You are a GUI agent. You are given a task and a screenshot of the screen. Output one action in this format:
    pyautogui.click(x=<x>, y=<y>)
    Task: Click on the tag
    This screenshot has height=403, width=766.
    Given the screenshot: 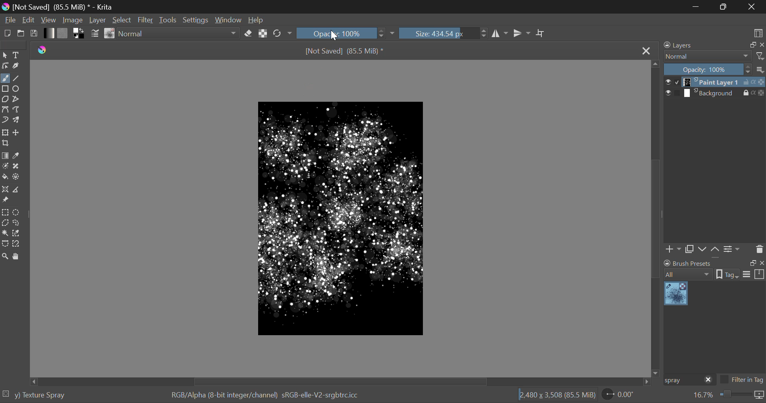 What is the action you would take?
    pyautogui.click(x=727, y=275)
    